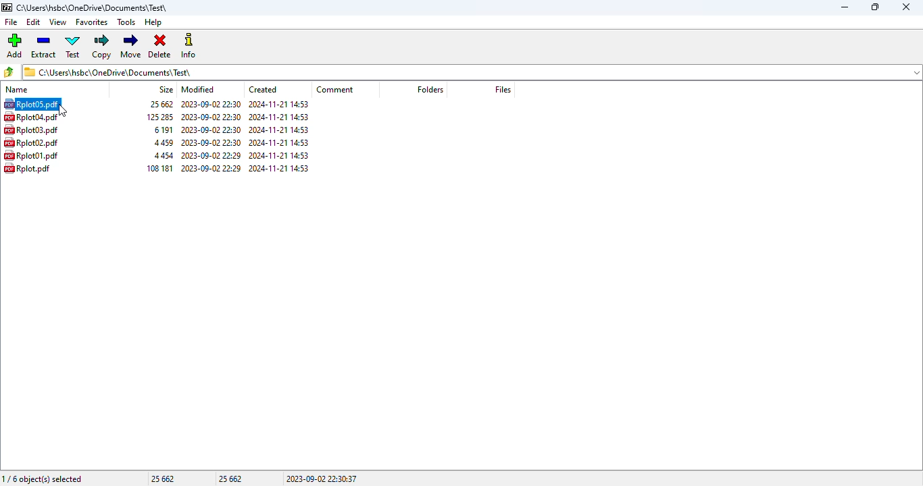  Describe the element at coordinates (15, 45) in the screenshot. I see `add` at that location.